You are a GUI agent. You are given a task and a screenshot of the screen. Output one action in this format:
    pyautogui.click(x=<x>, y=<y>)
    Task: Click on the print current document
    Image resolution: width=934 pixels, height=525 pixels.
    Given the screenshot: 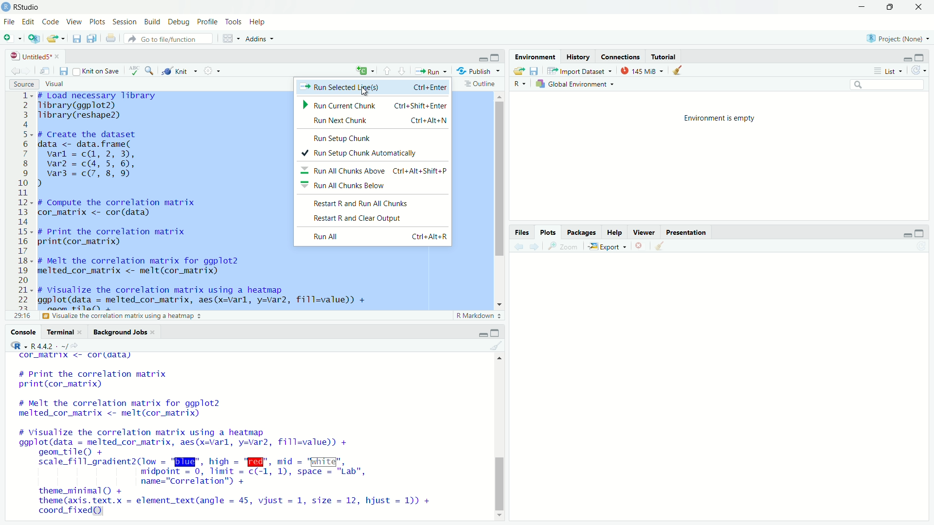 What is the action you would take?
    pyautogui.click(x=111, y=38)
    